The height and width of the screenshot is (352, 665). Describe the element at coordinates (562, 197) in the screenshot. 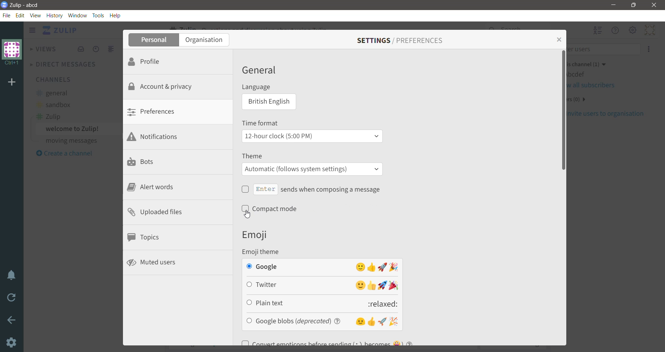

I see `Vertical Scroll Bar` at that location.